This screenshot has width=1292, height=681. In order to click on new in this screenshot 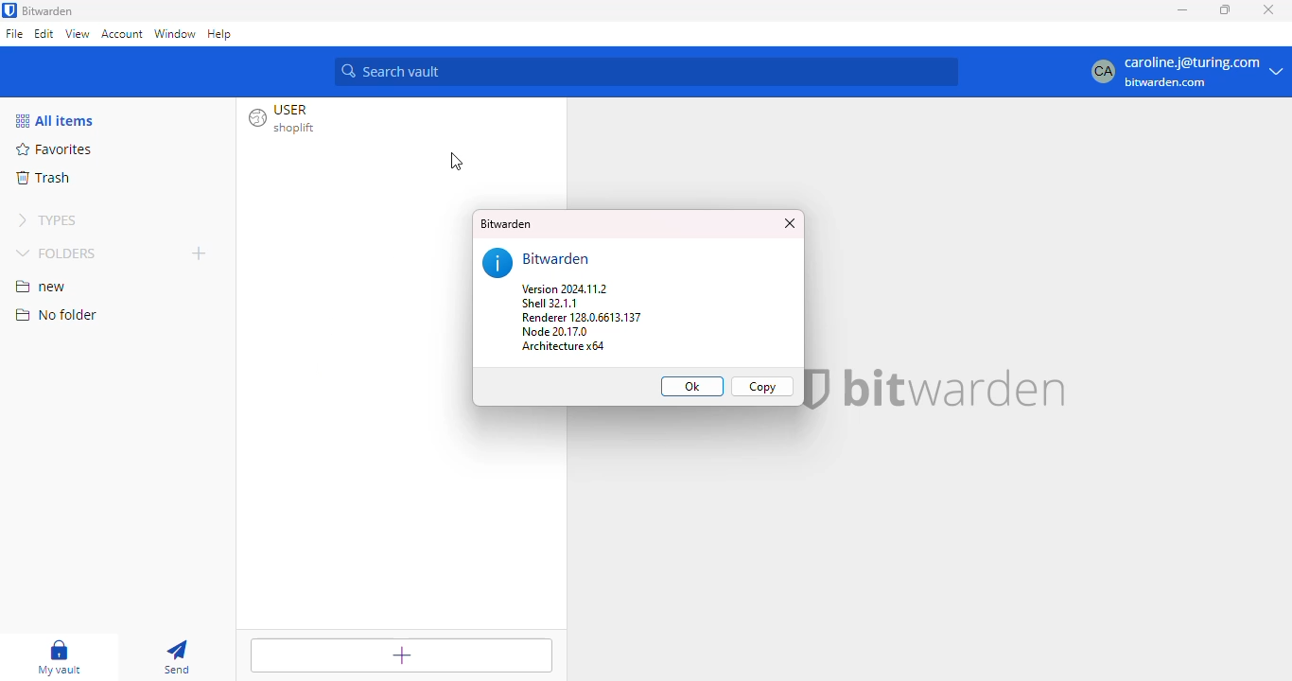, I will do `click(42, 287)`.